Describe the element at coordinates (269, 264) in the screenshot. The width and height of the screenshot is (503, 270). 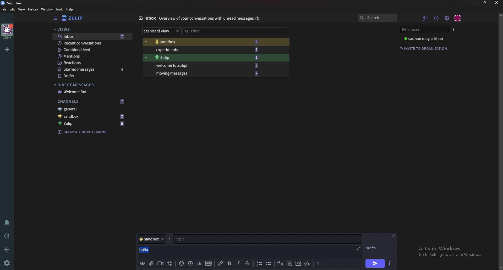
I see `Bullet list` at that location.